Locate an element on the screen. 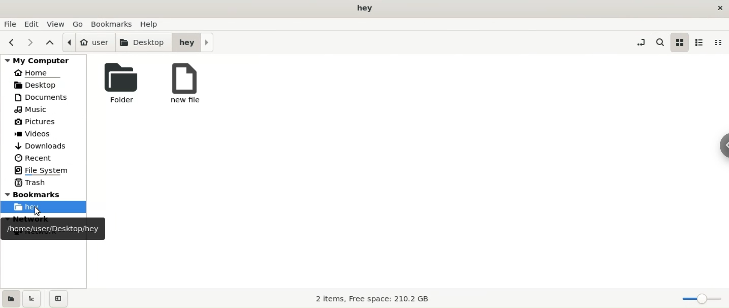 This screenshot has width=729, height=308. show places is located at coordinates (13, 299).